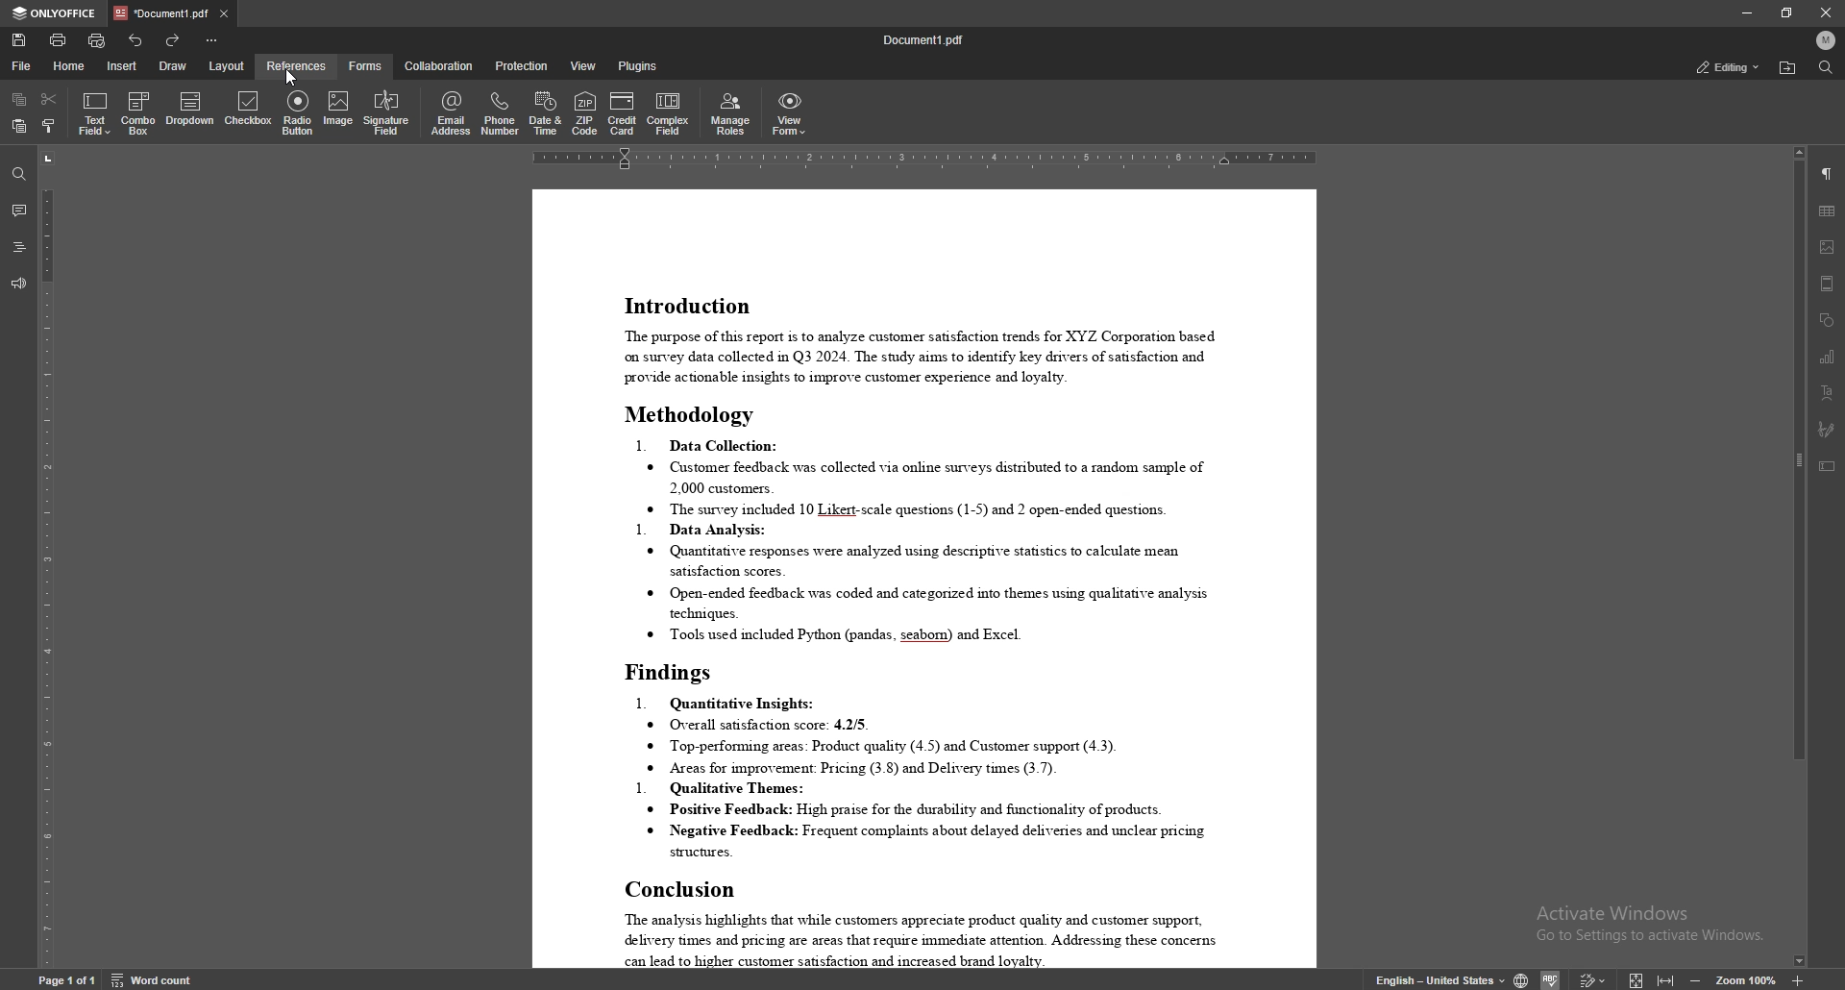  I want to click on view, so click(584, 66).